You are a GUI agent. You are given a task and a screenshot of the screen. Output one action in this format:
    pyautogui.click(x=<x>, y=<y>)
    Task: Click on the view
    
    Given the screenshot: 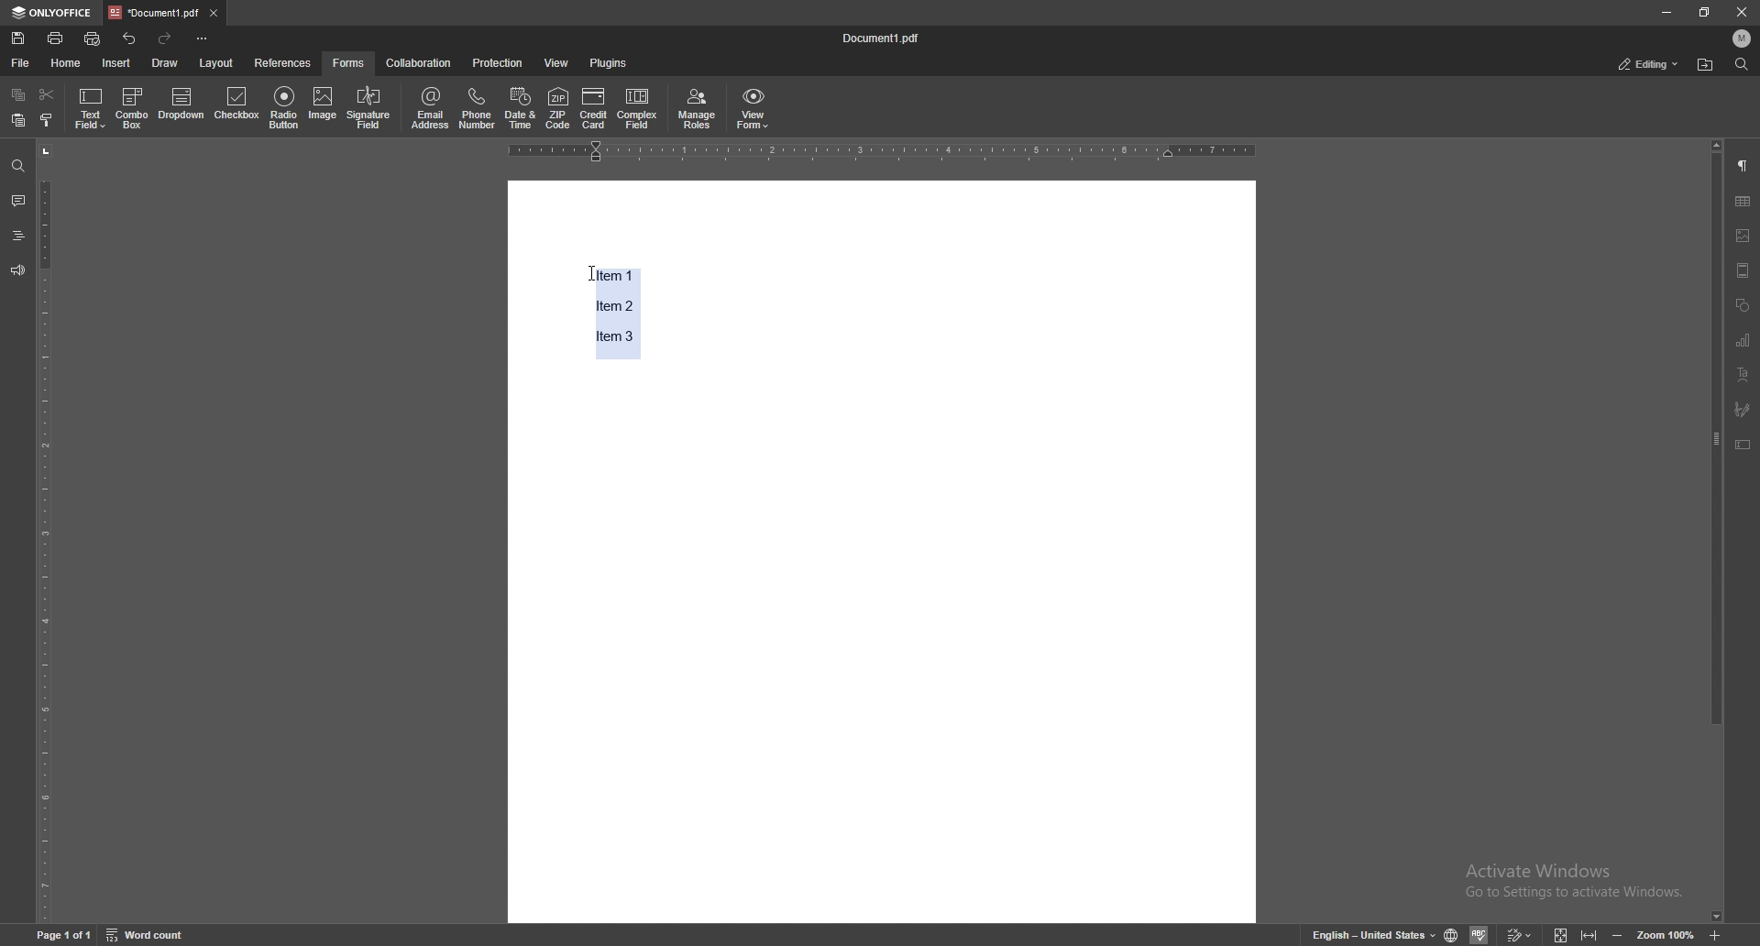 What is the action you would take?
    pyautogui.click(x=557, y=62)
    